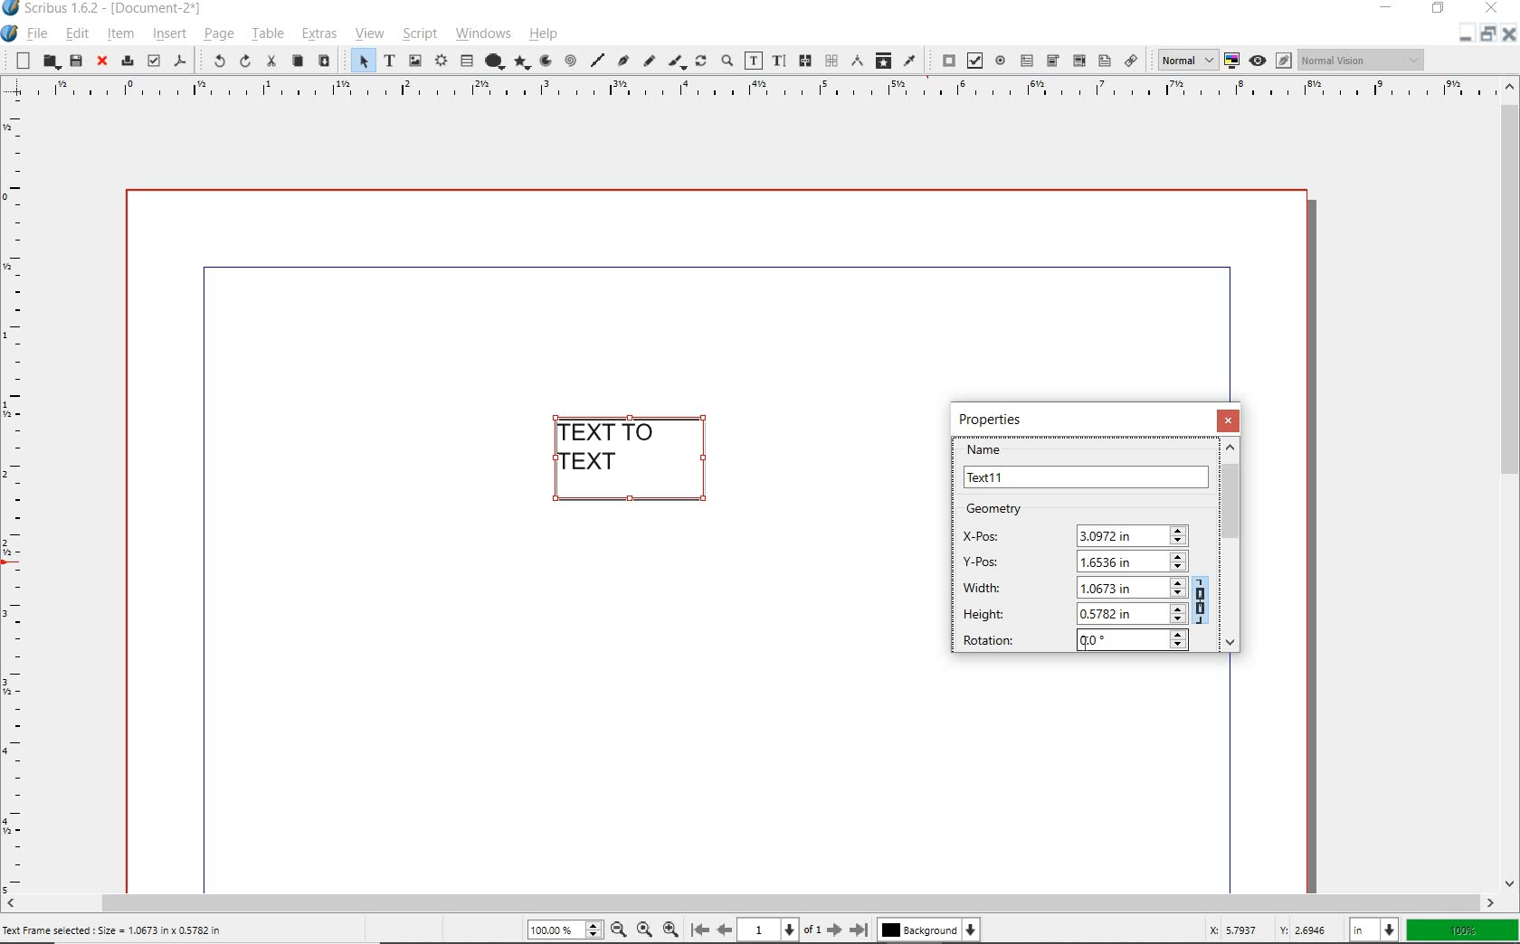  I want to click on move to previous, so click(724, 930).